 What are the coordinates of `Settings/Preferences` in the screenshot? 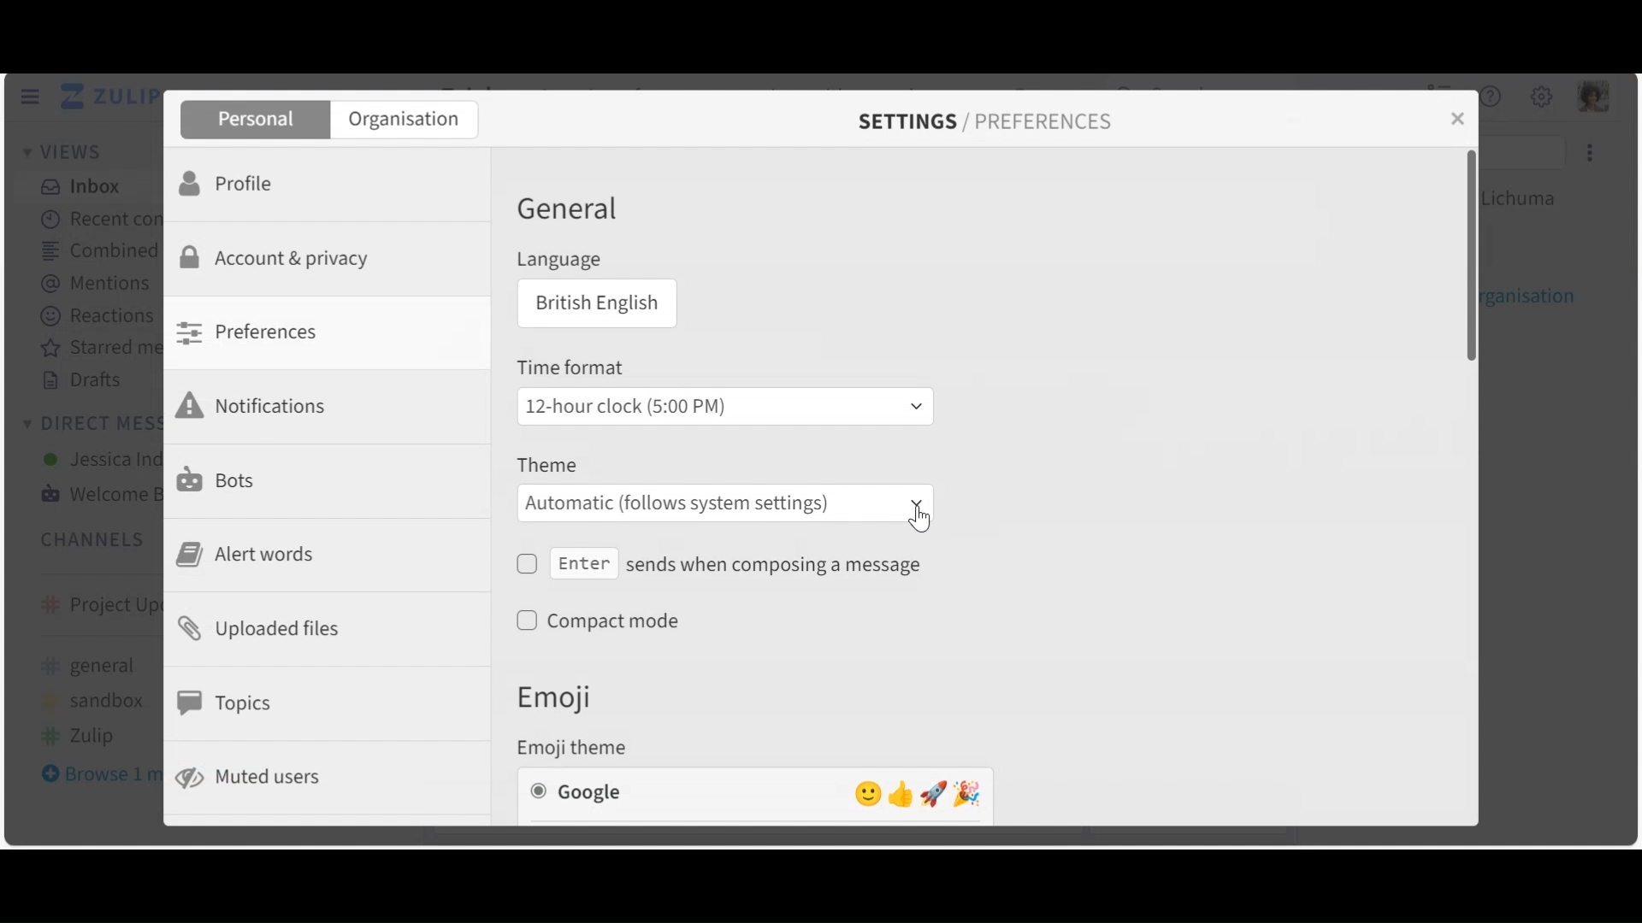 It's located at (984, 121).